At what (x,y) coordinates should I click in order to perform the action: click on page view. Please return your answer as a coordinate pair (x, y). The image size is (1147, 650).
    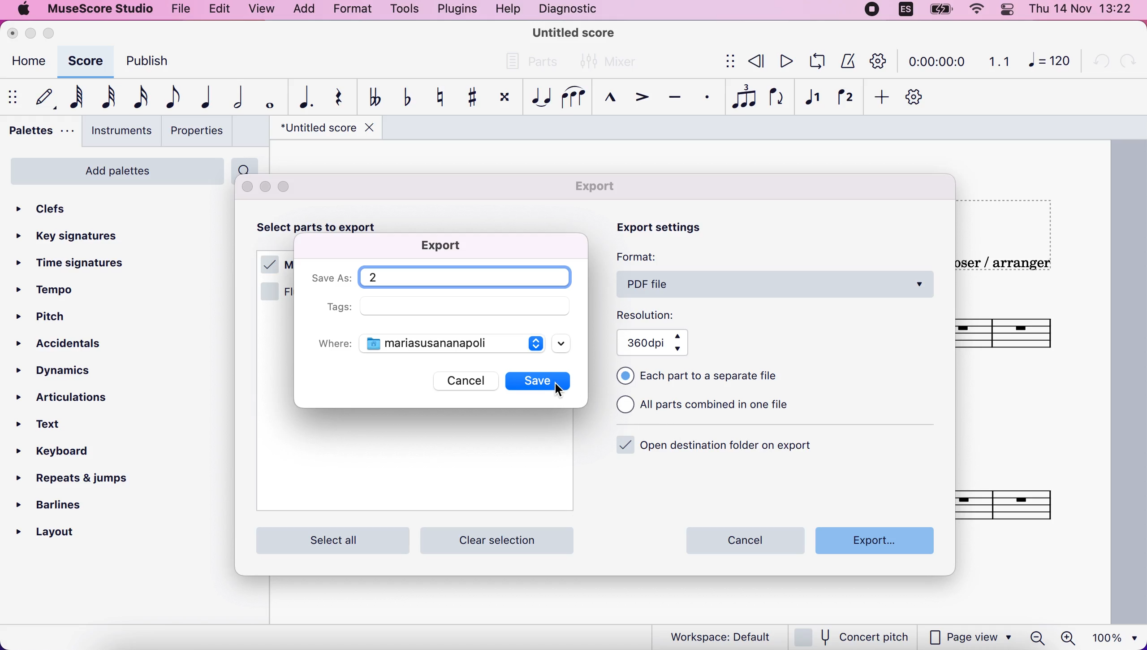
    Looking at the image, I should click on (970, 638).